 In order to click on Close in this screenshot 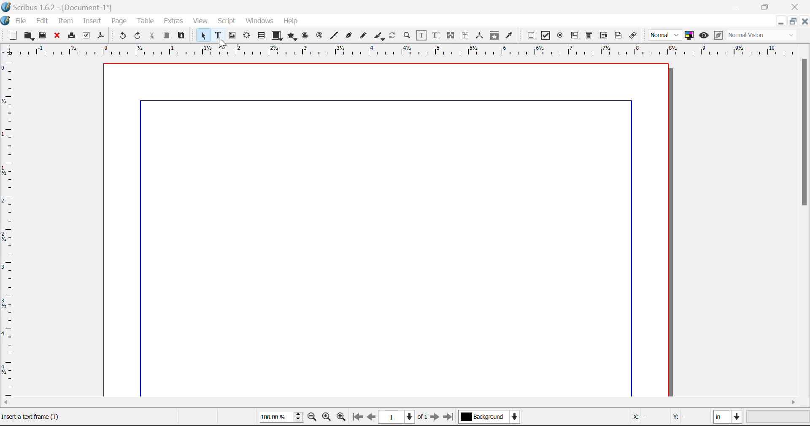, I will do `click(805, 21)`.